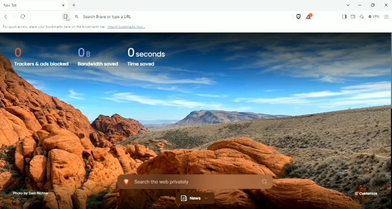  I want to click on Cursor, so click(68, 20).